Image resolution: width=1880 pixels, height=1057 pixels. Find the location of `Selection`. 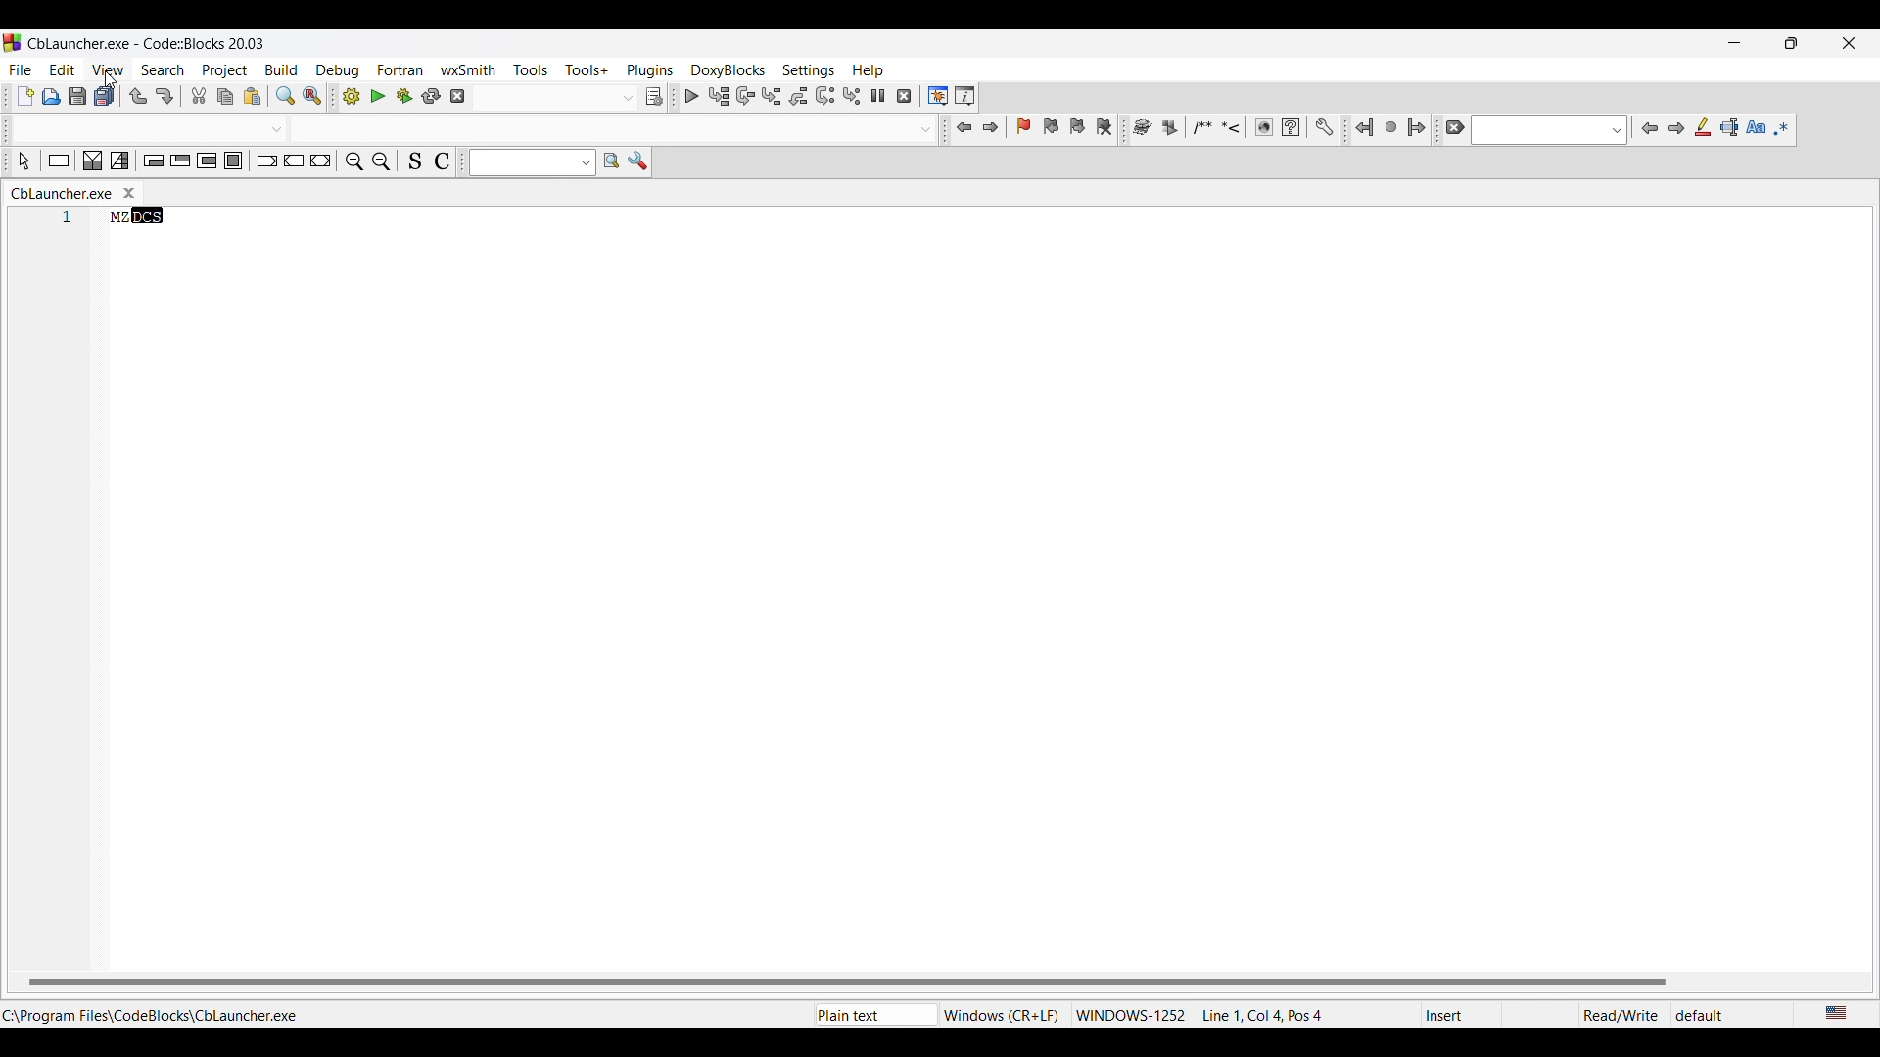

Selection is located at coordinates (120, 161).